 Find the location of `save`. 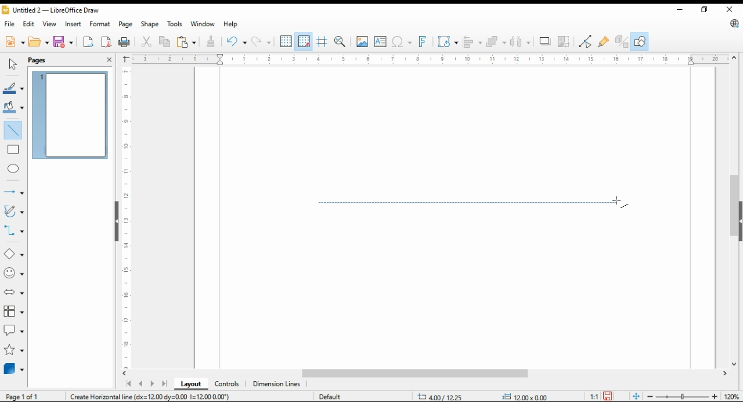

save is located at coordinates (607, 396).